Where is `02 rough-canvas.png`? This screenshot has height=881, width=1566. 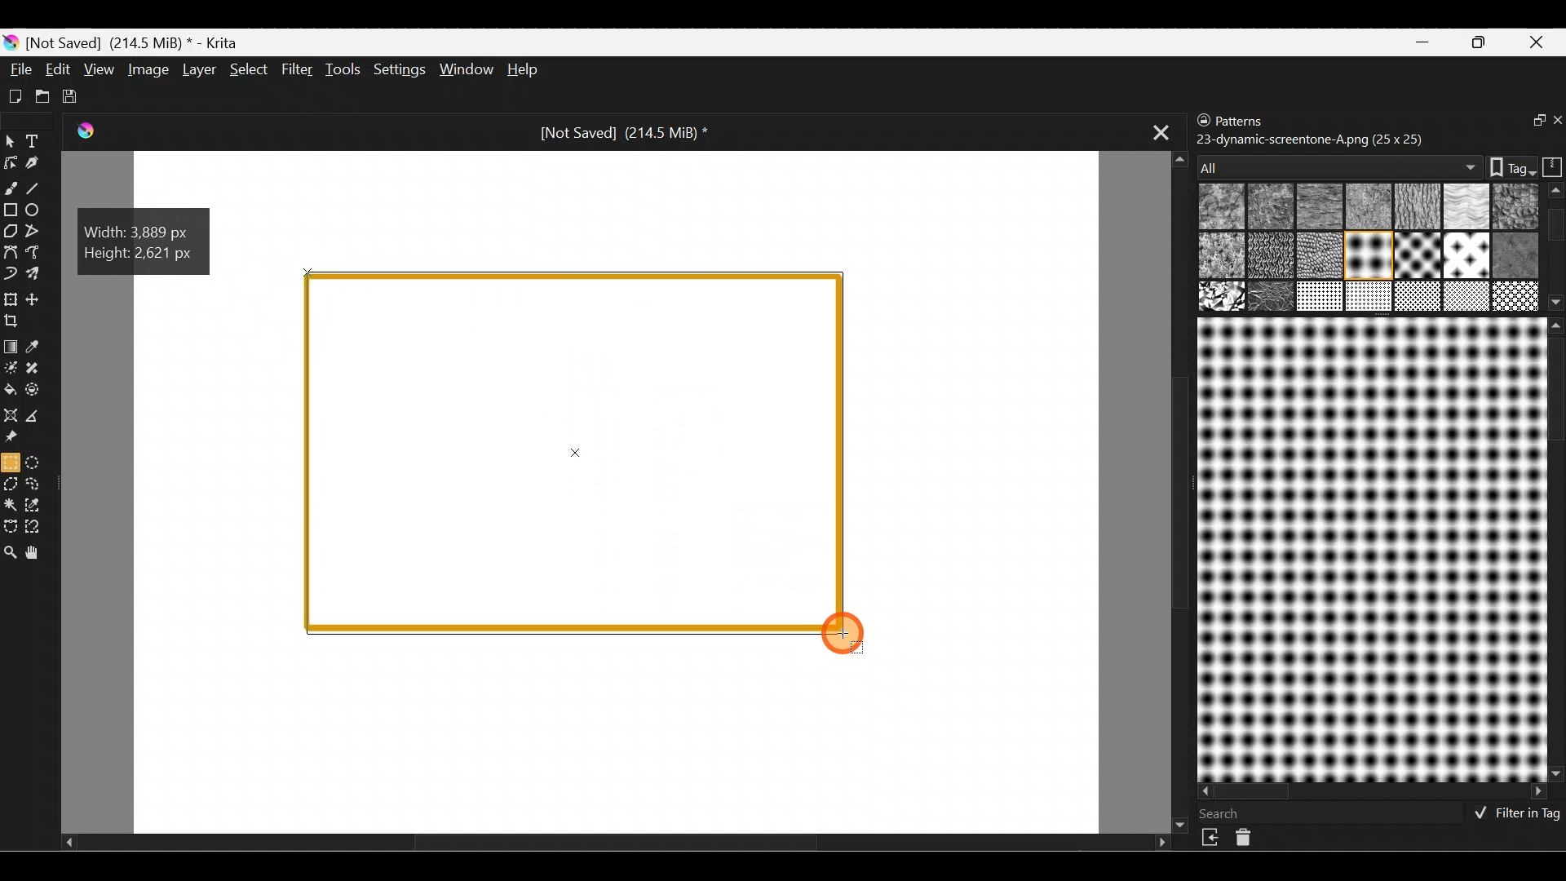
02 rough-canvas.png is located at coordinates (1271, 207).